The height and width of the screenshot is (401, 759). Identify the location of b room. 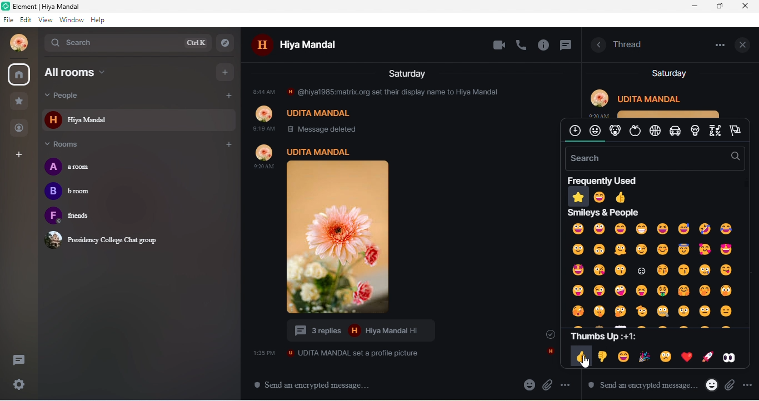
(72, 193).